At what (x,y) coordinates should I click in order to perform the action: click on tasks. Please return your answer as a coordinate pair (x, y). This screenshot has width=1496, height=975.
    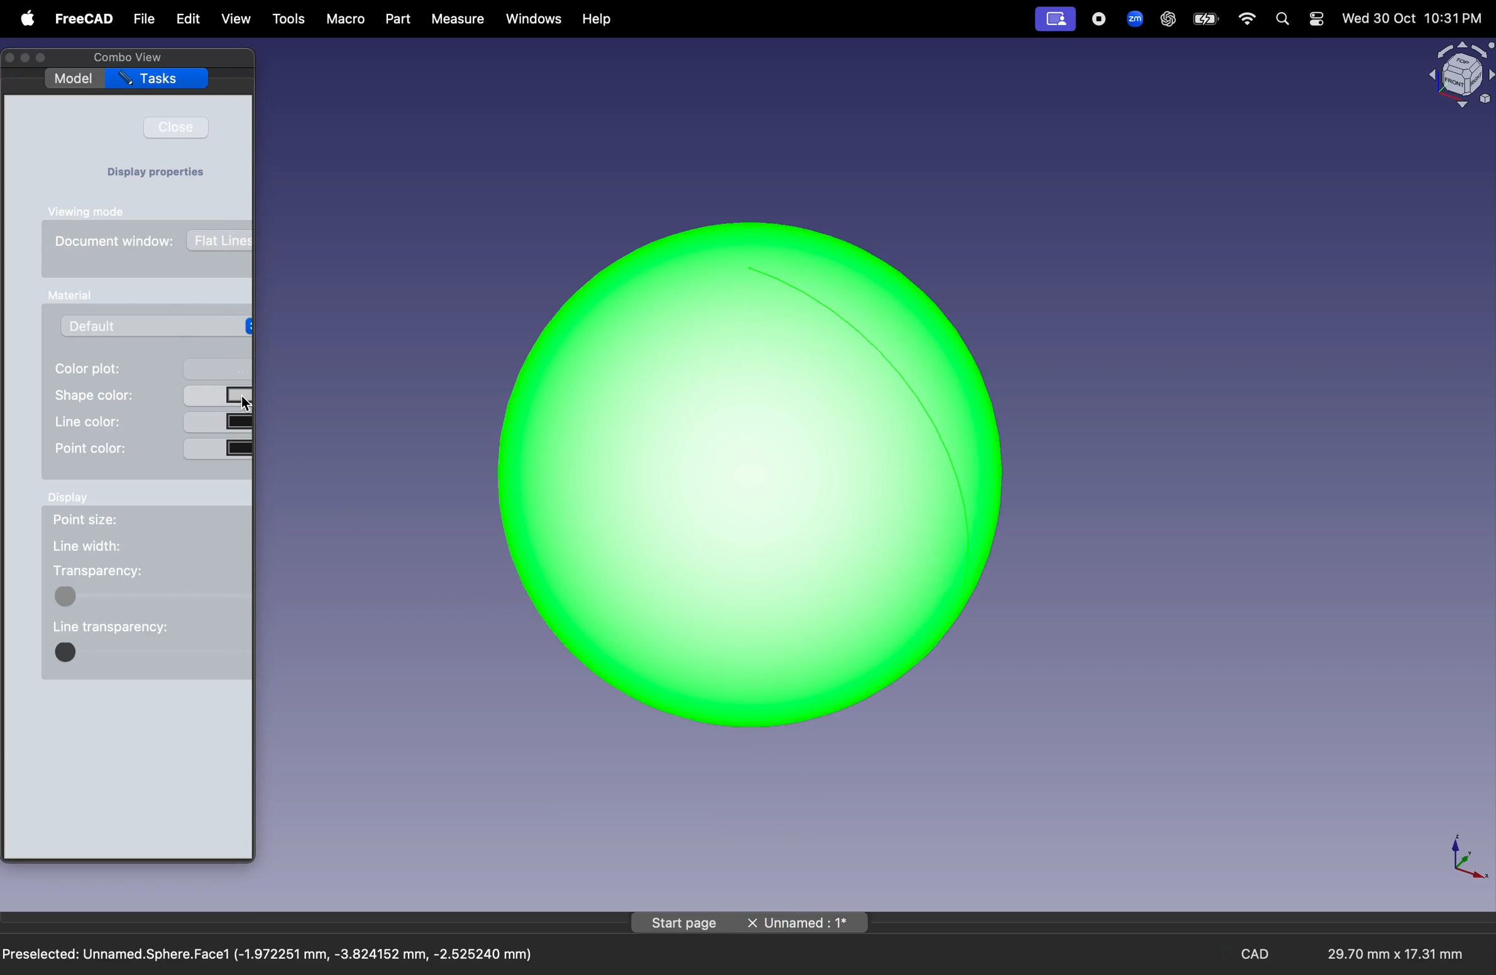
    Looking at the image, I should click on (157, 79).